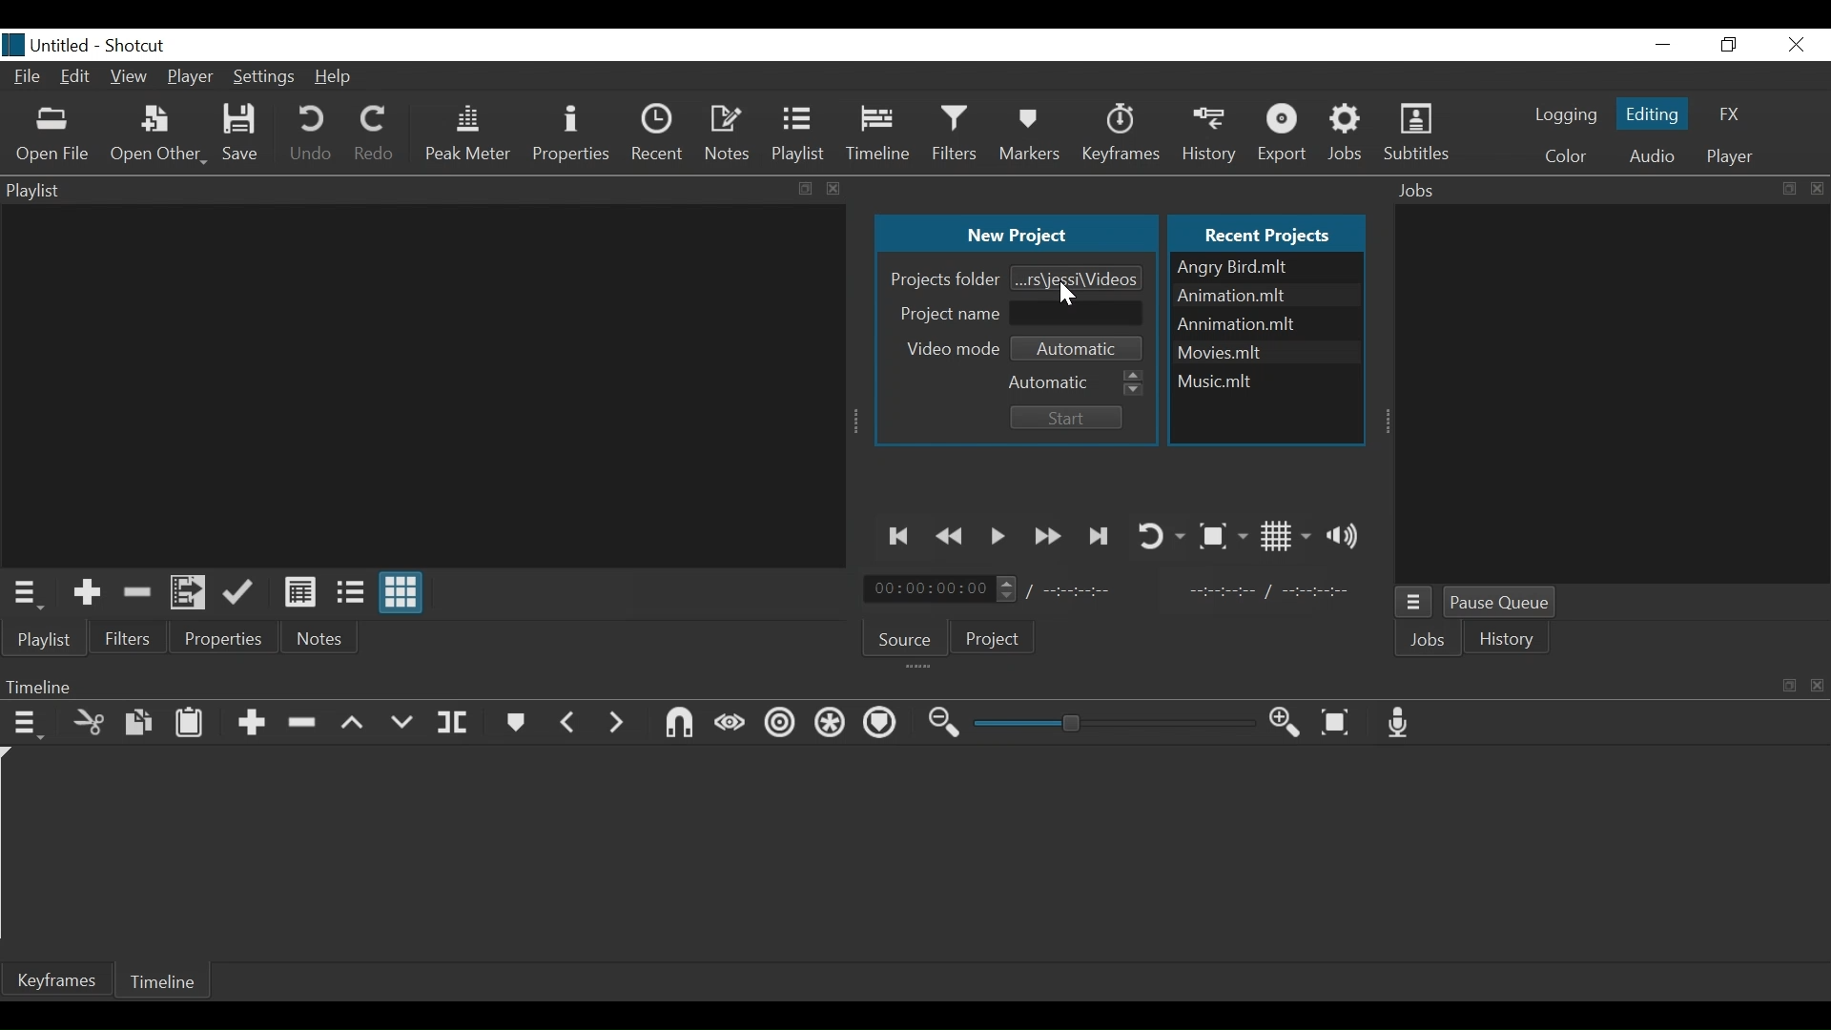  I want to click on File name, so click(1267, 324).